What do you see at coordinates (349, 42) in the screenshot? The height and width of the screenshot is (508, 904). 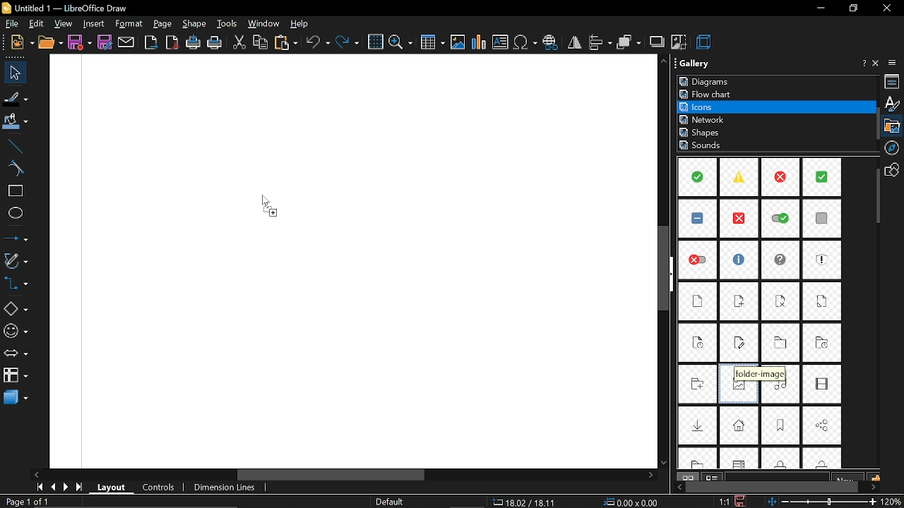 I see `redo` at bounding box center [349, 42].